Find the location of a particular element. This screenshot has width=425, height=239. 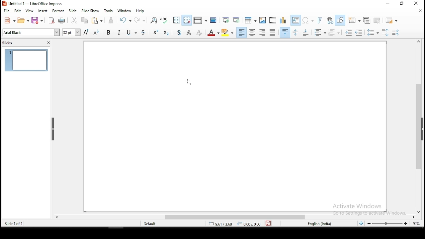

close is located at coordinates (48, 43).